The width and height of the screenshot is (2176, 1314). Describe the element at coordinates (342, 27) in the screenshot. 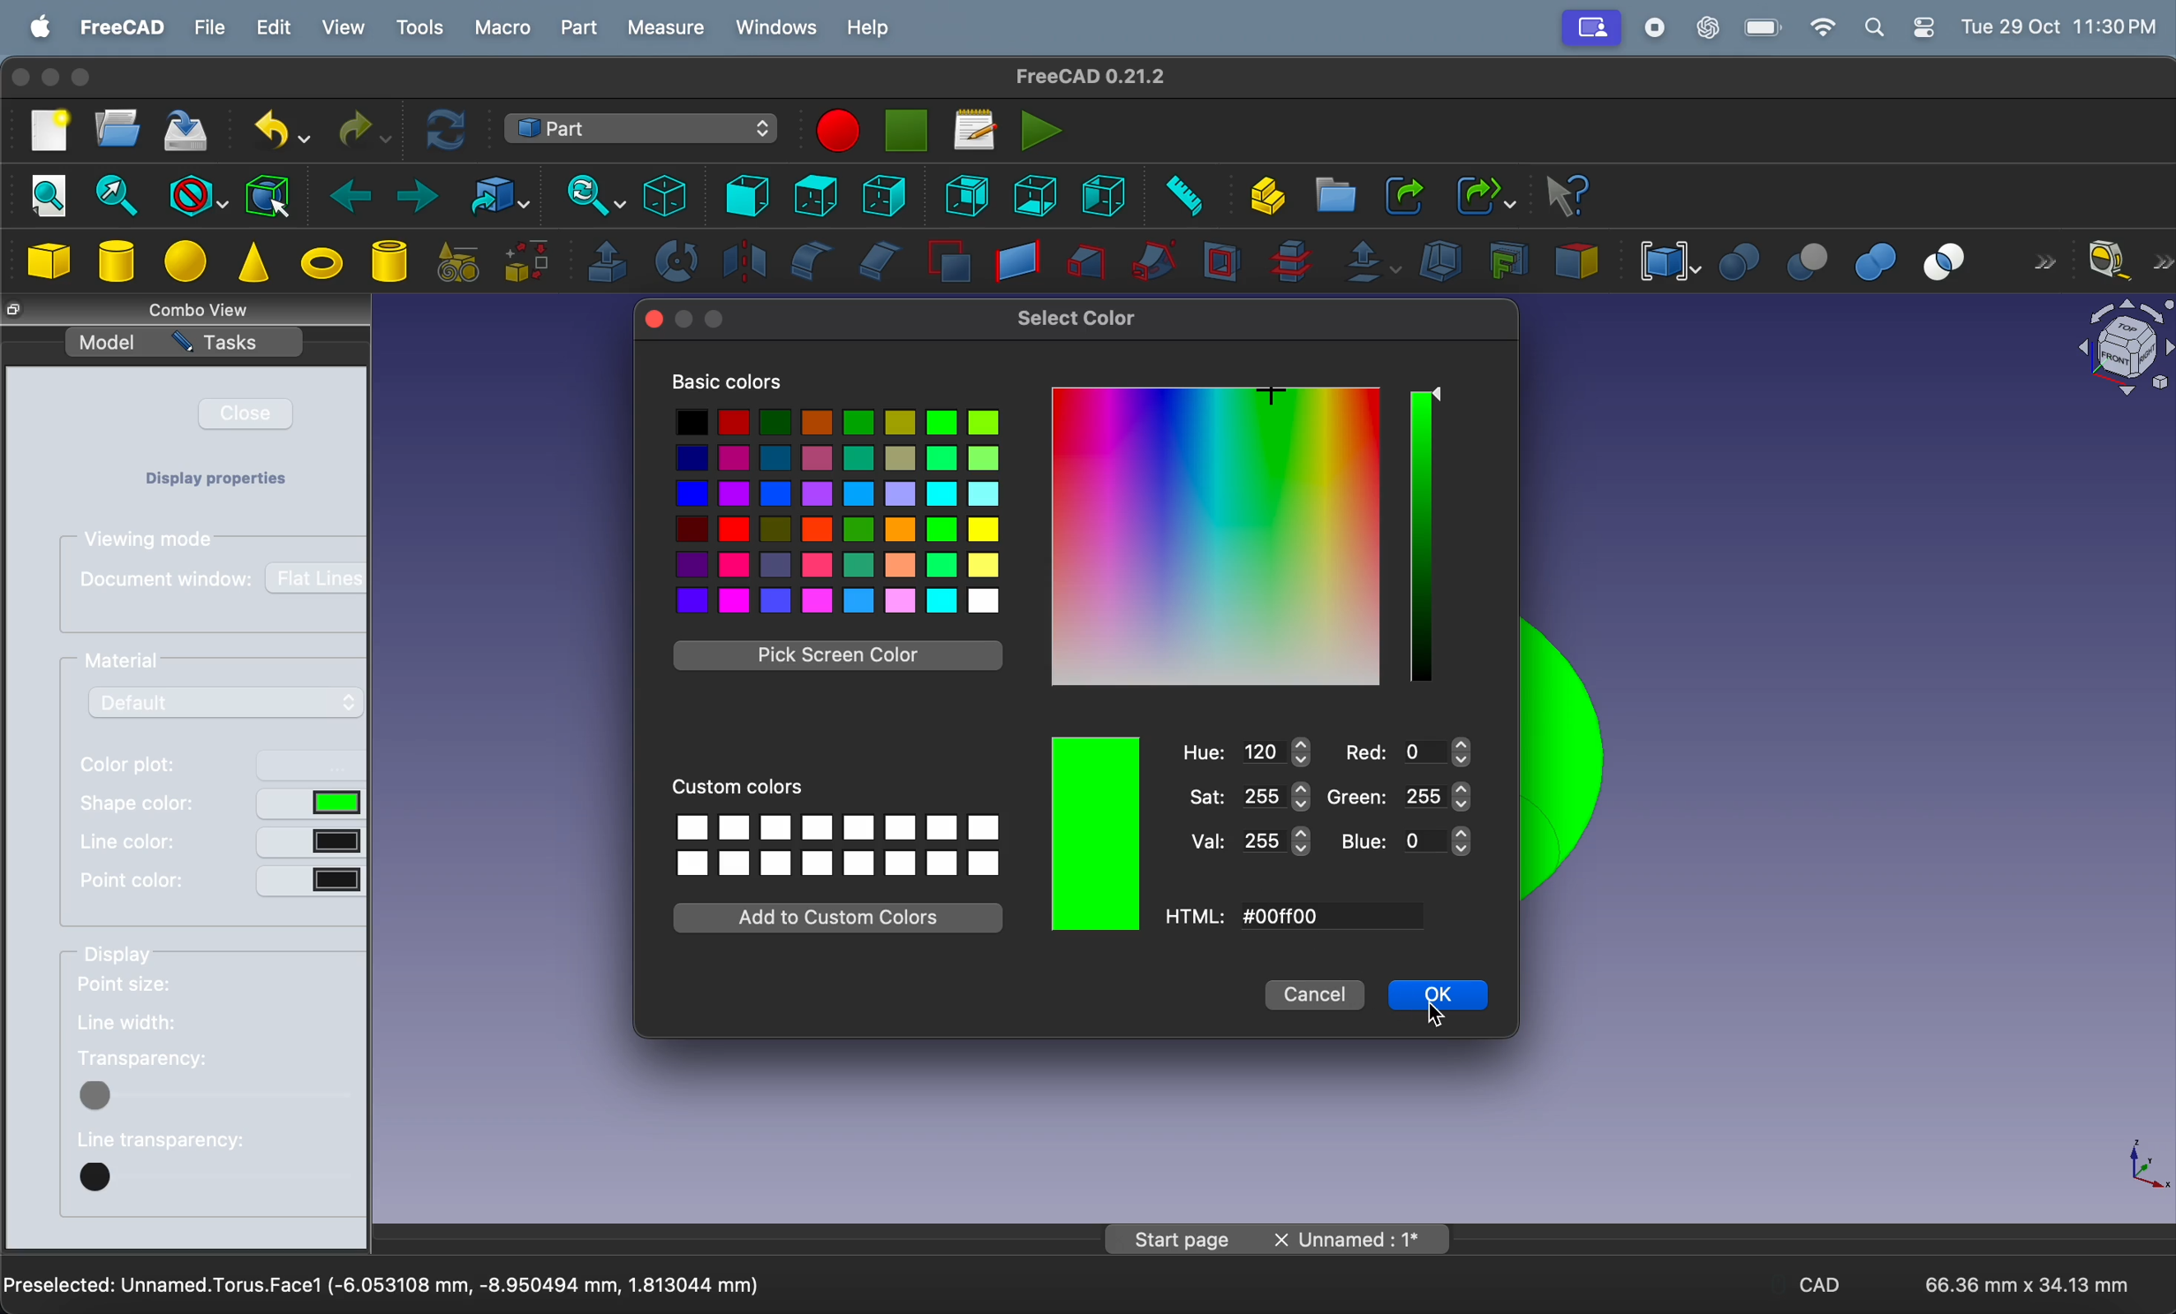

I see `view` at that location.